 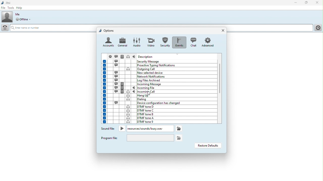 What do you see at coordinates (107, 30) in the screenshot?
I see `Options` at bounding box center [107, 30].